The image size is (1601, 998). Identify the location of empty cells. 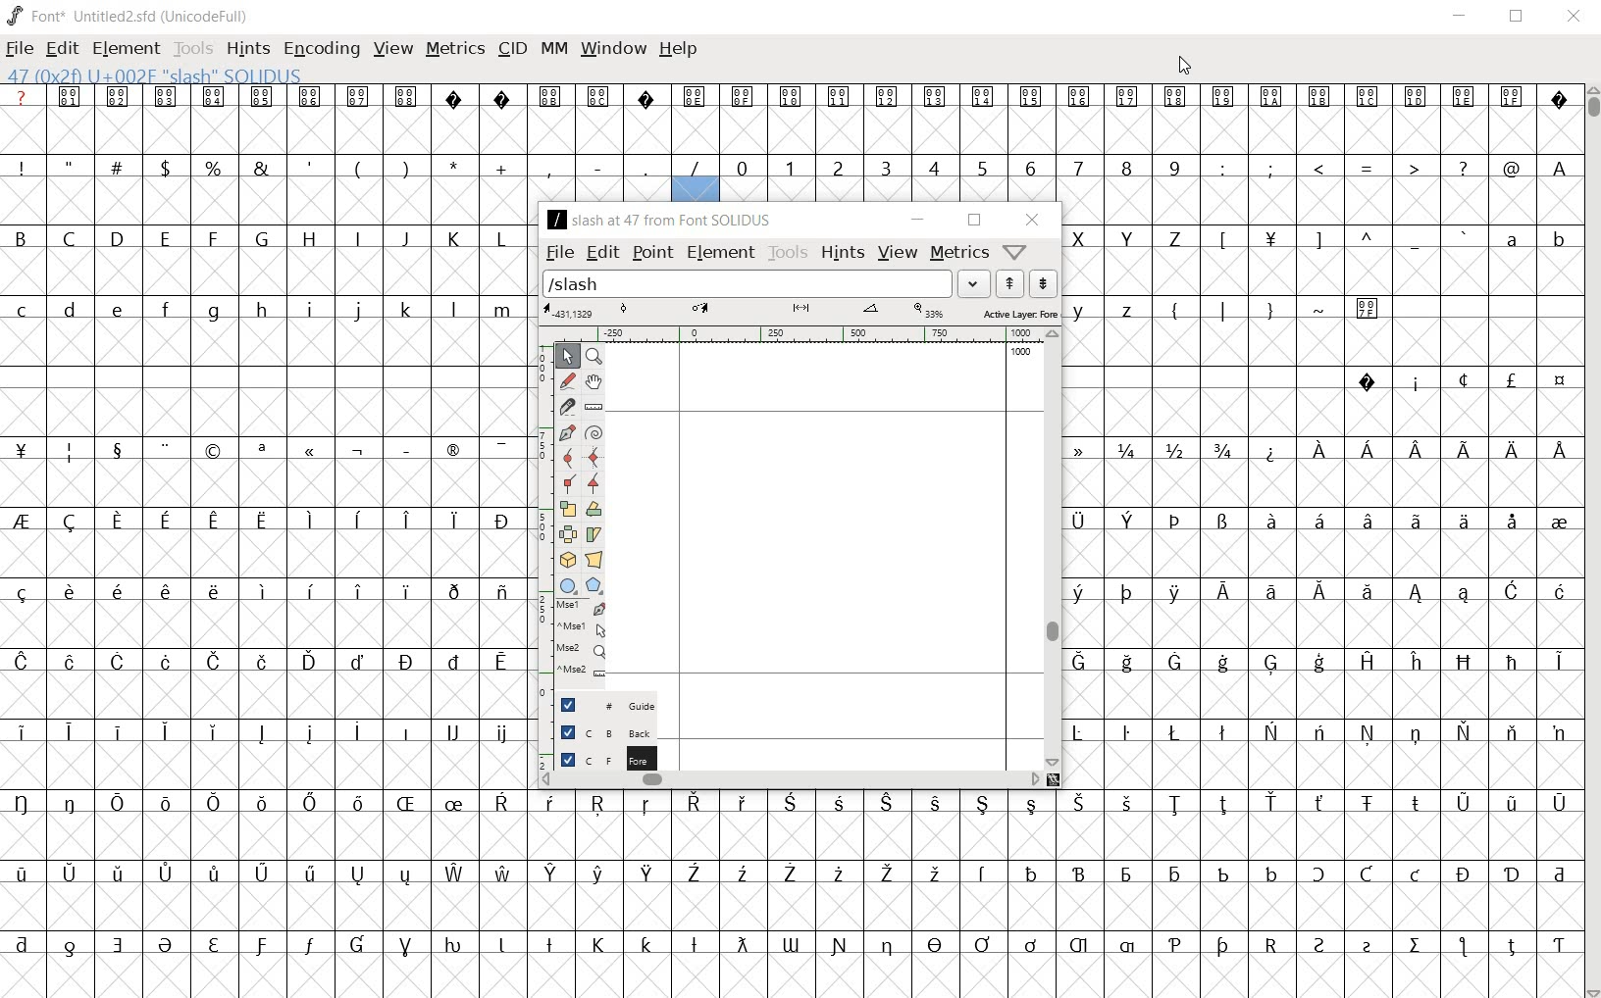
(1321, 344).